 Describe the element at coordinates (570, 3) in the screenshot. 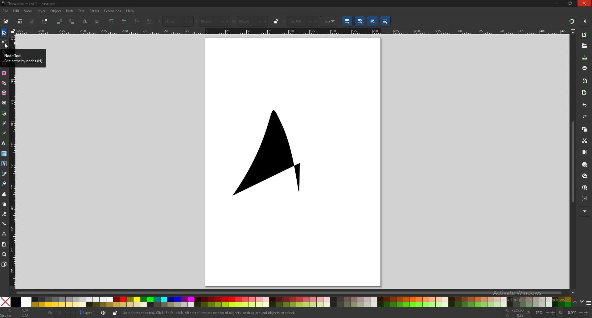

I see `resize` at that location.